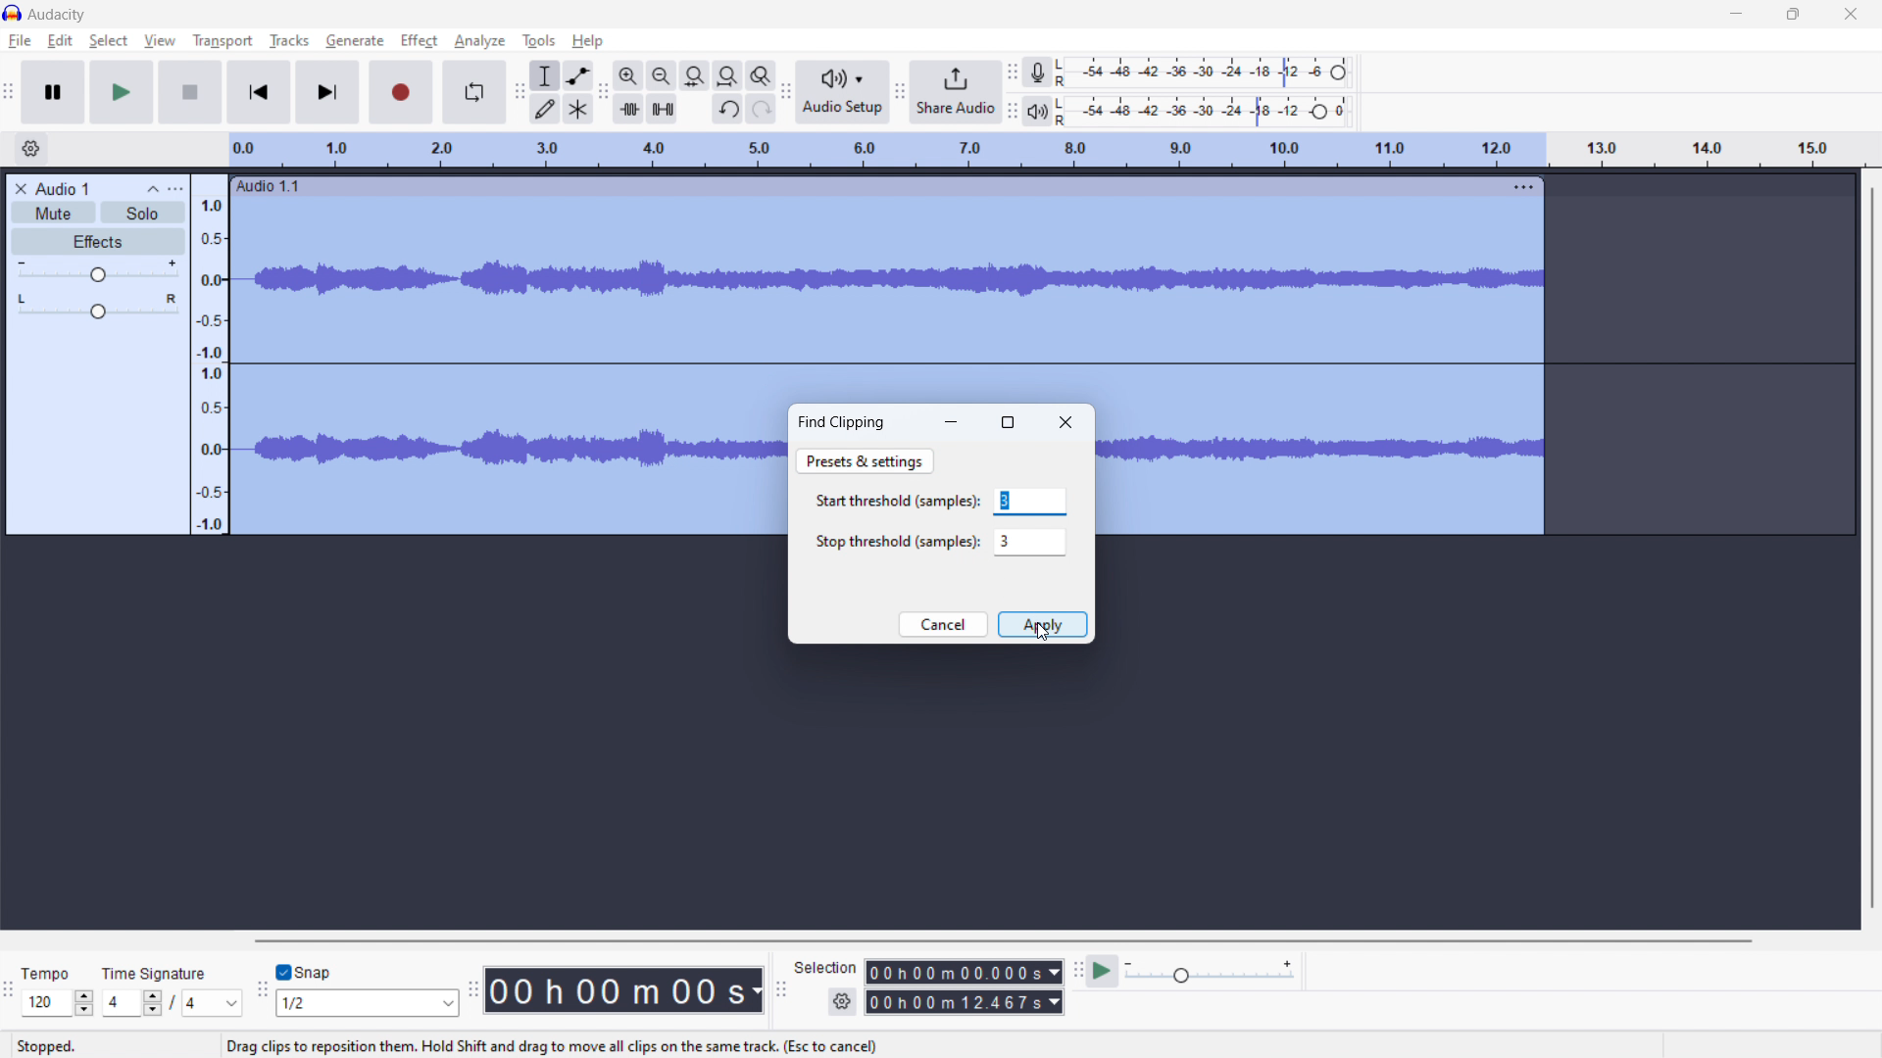 This screenshot has height=1058, width=1882. I want to click on horizontal toolbar, so click(1006, 940).